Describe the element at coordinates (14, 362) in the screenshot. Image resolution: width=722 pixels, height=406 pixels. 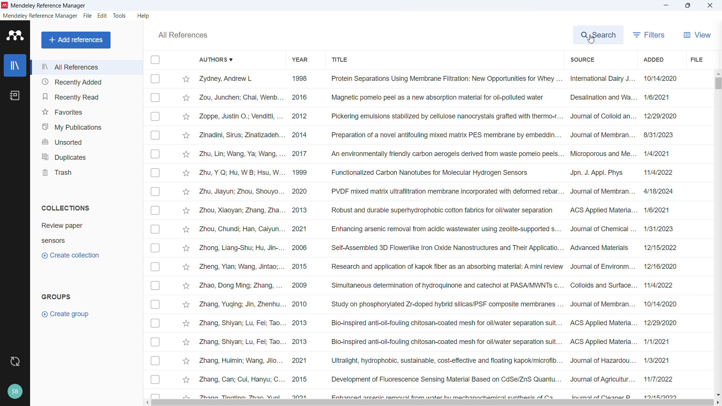
I see `Sync ` at that location.